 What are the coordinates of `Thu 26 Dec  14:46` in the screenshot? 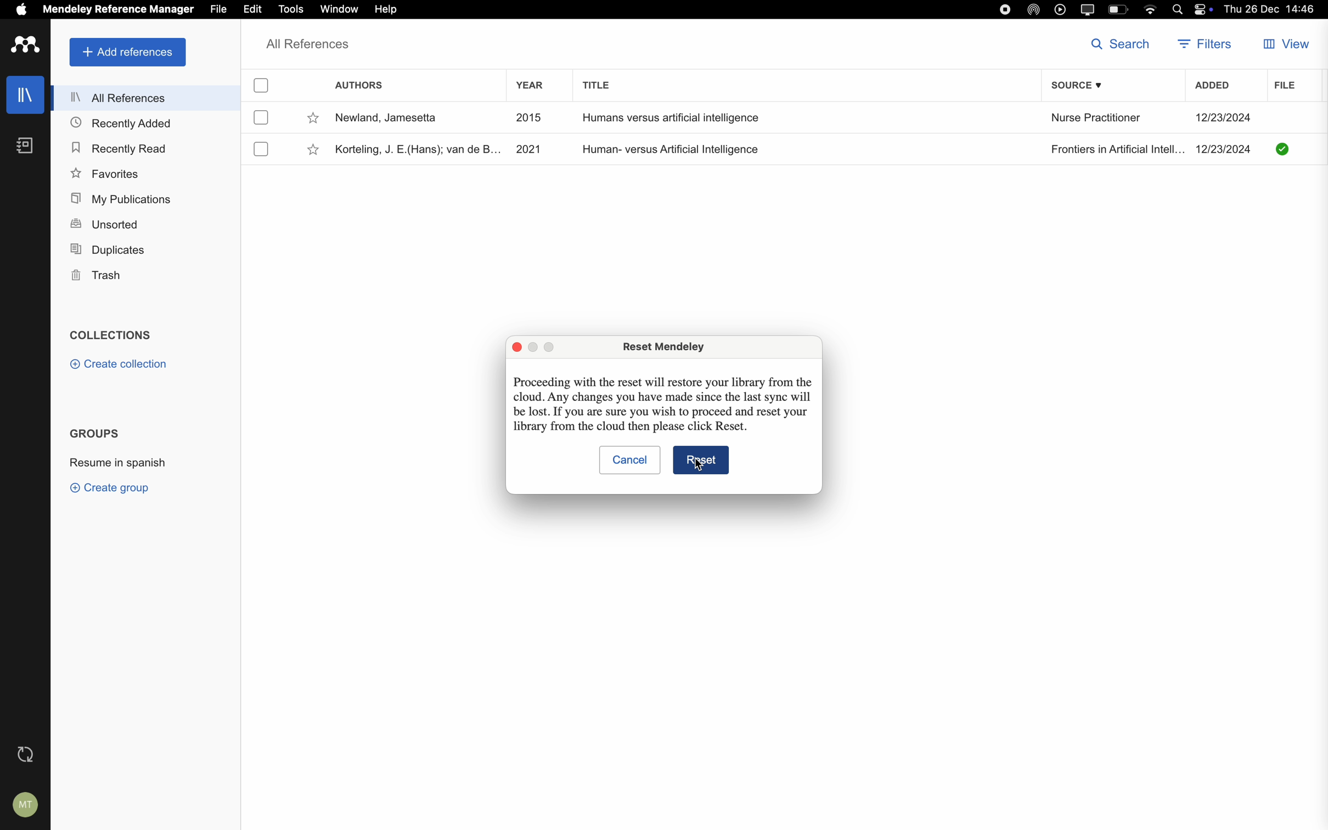 It's located at (1274, 9).